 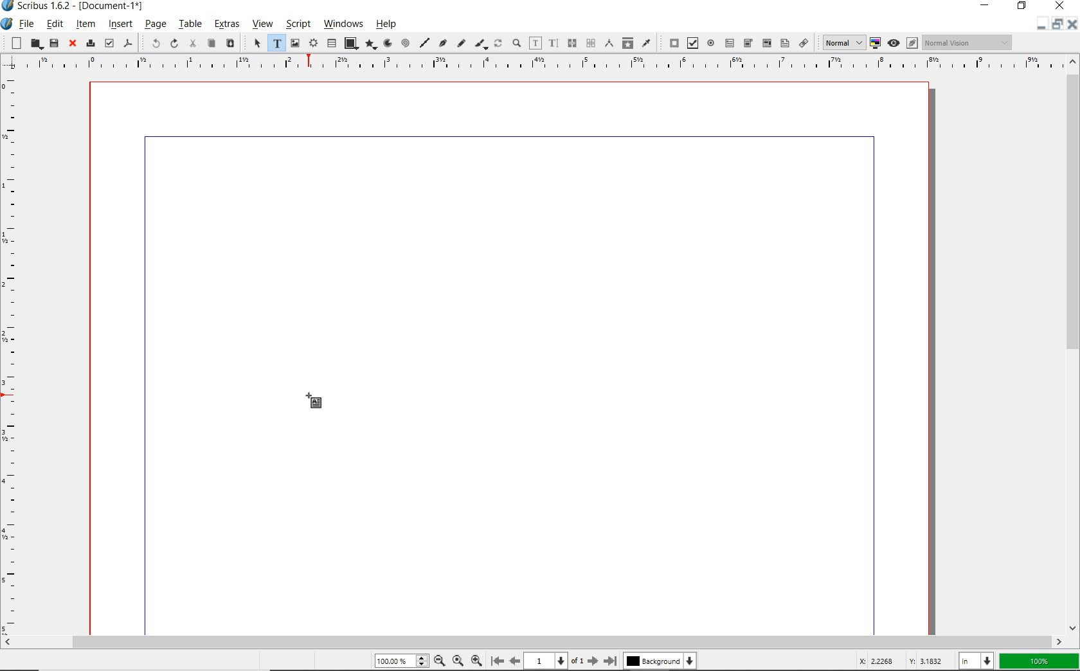 I want to click on preflight verifier, so click(x=109, y=44).